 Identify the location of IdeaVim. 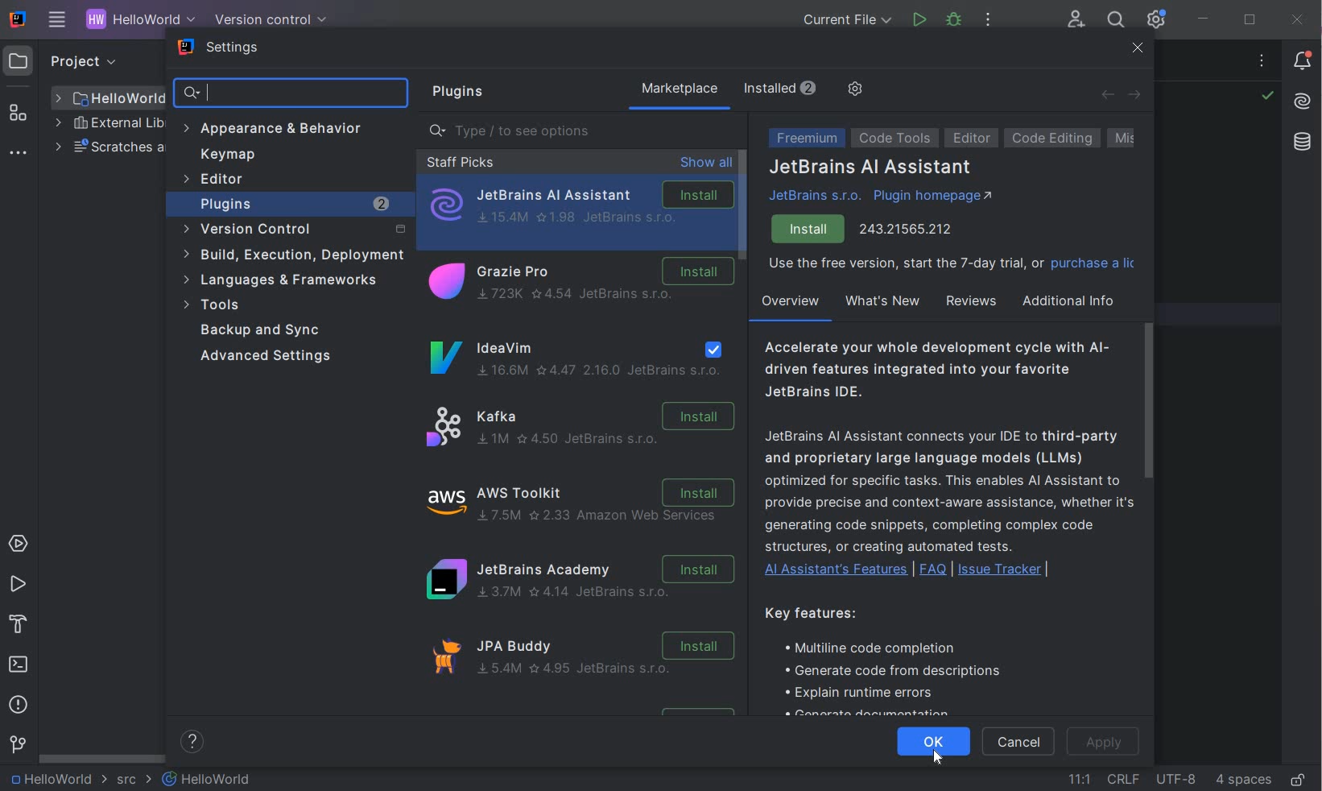
(577, 358).